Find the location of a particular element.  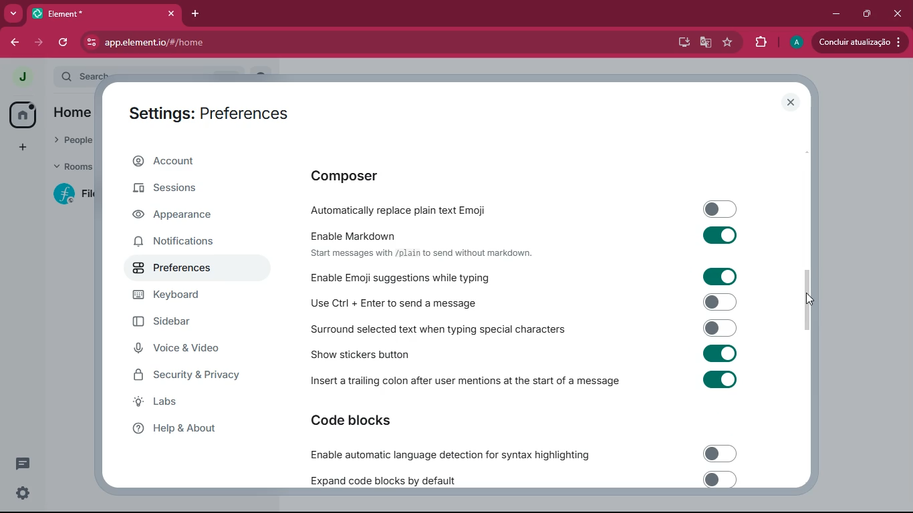

cursor is located at coordinates (813, 299).